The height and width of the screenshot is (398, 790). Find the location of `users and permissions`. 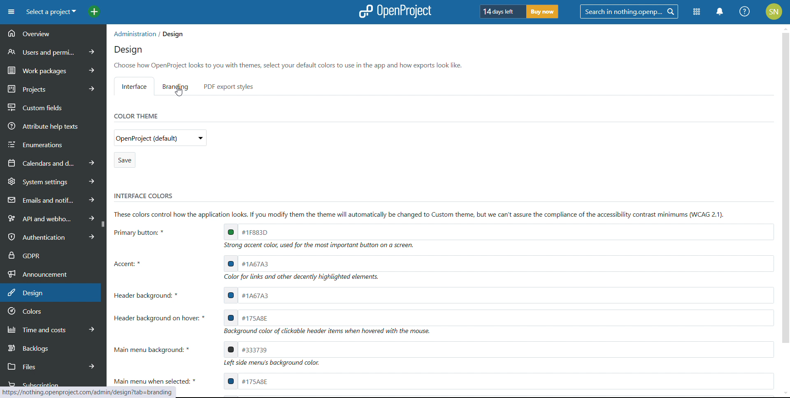

users and permissions is located at coordinates (54, 51).